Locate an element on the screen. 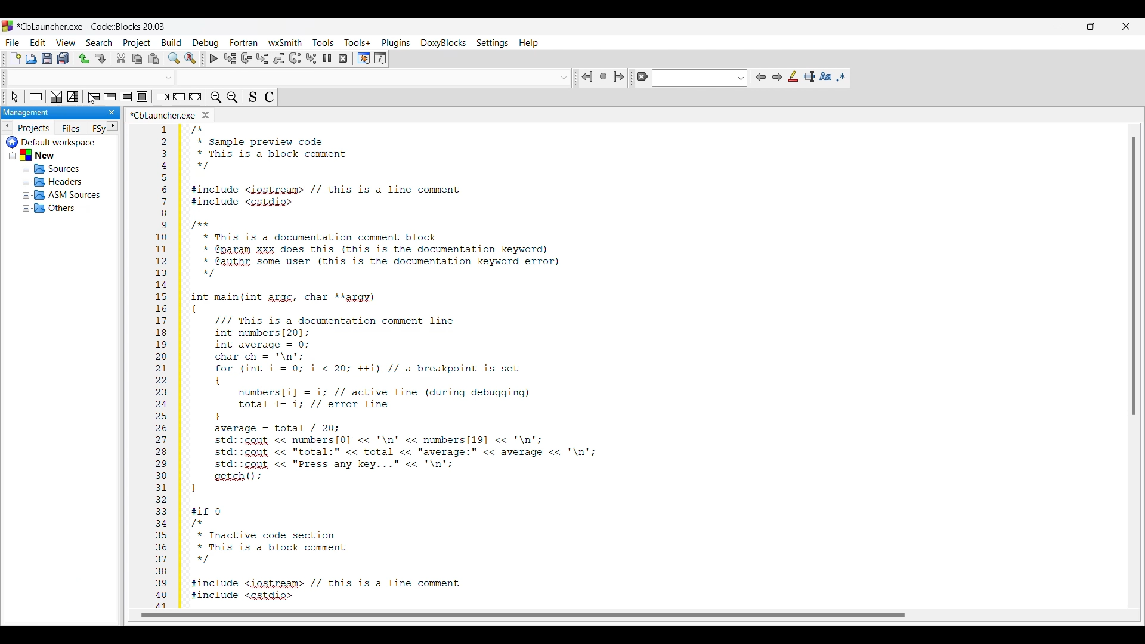  Save everything is located at coordinates (63, 58).